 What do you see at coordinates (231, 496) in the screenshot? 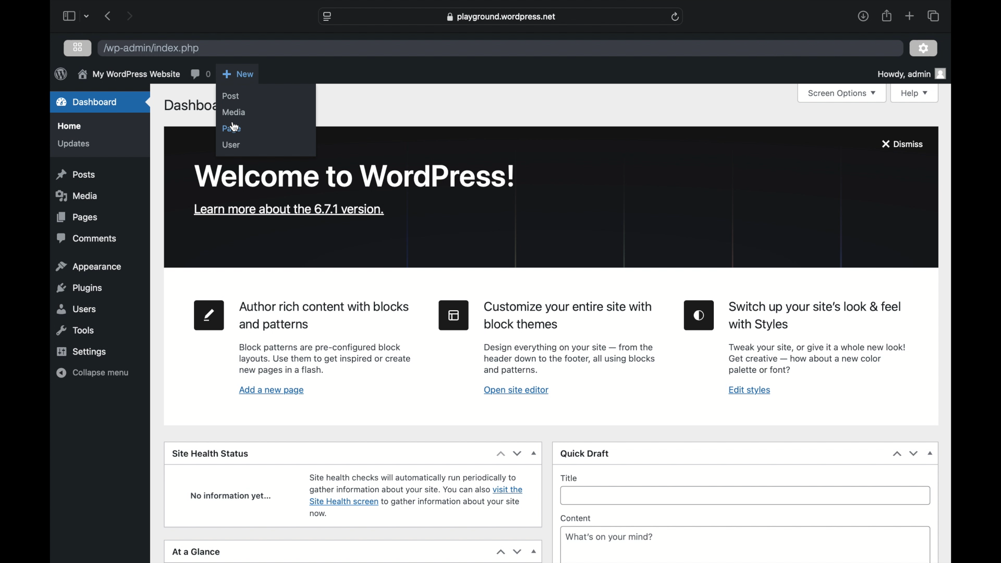
I see `no information yet` at bounding box center [231, 496].